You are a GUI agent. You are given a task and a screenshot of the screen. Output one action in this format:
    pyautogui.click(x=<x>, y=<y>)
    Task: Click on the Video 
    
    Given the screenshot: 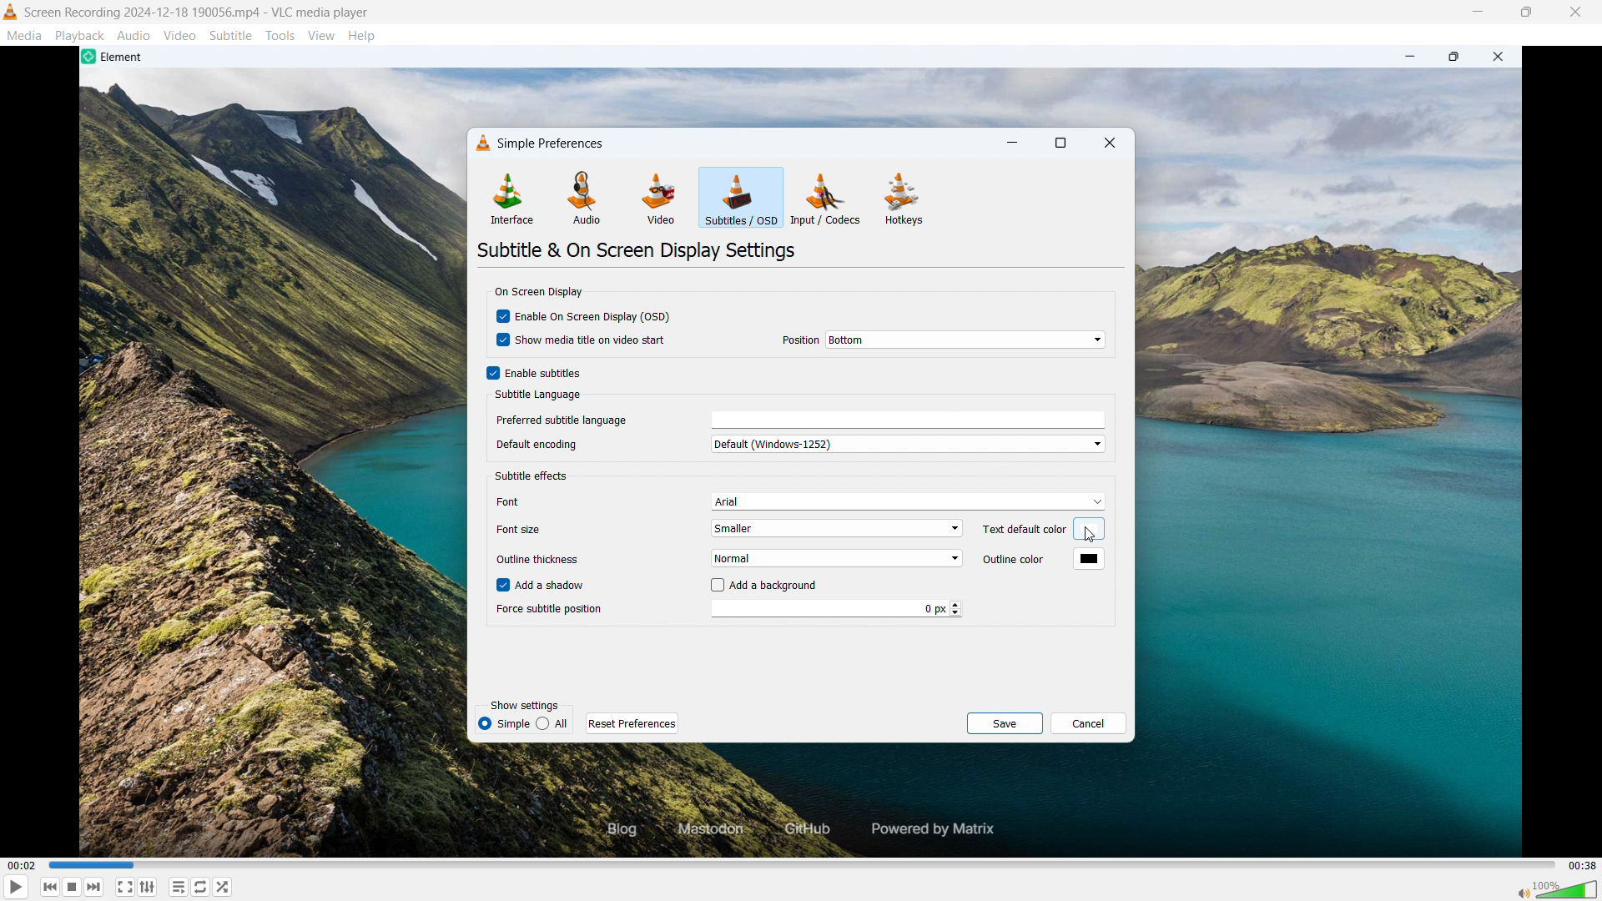 What is the action you would take?
    pyautogui.click(x=179, y=36)
    